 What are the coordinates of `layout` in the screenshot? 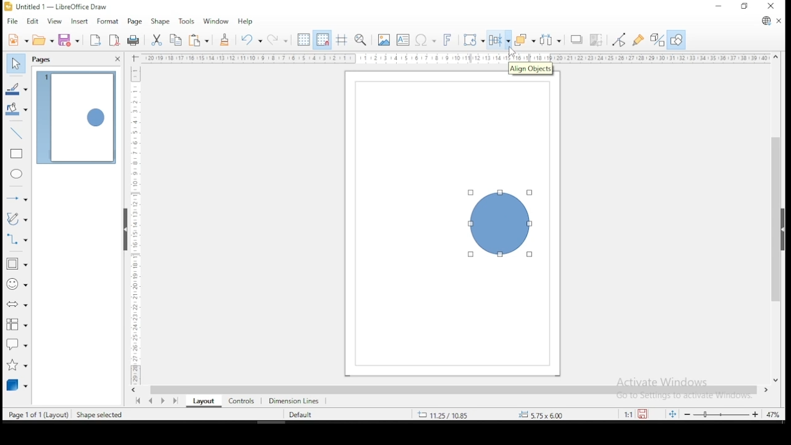 It's located at (201, 401).